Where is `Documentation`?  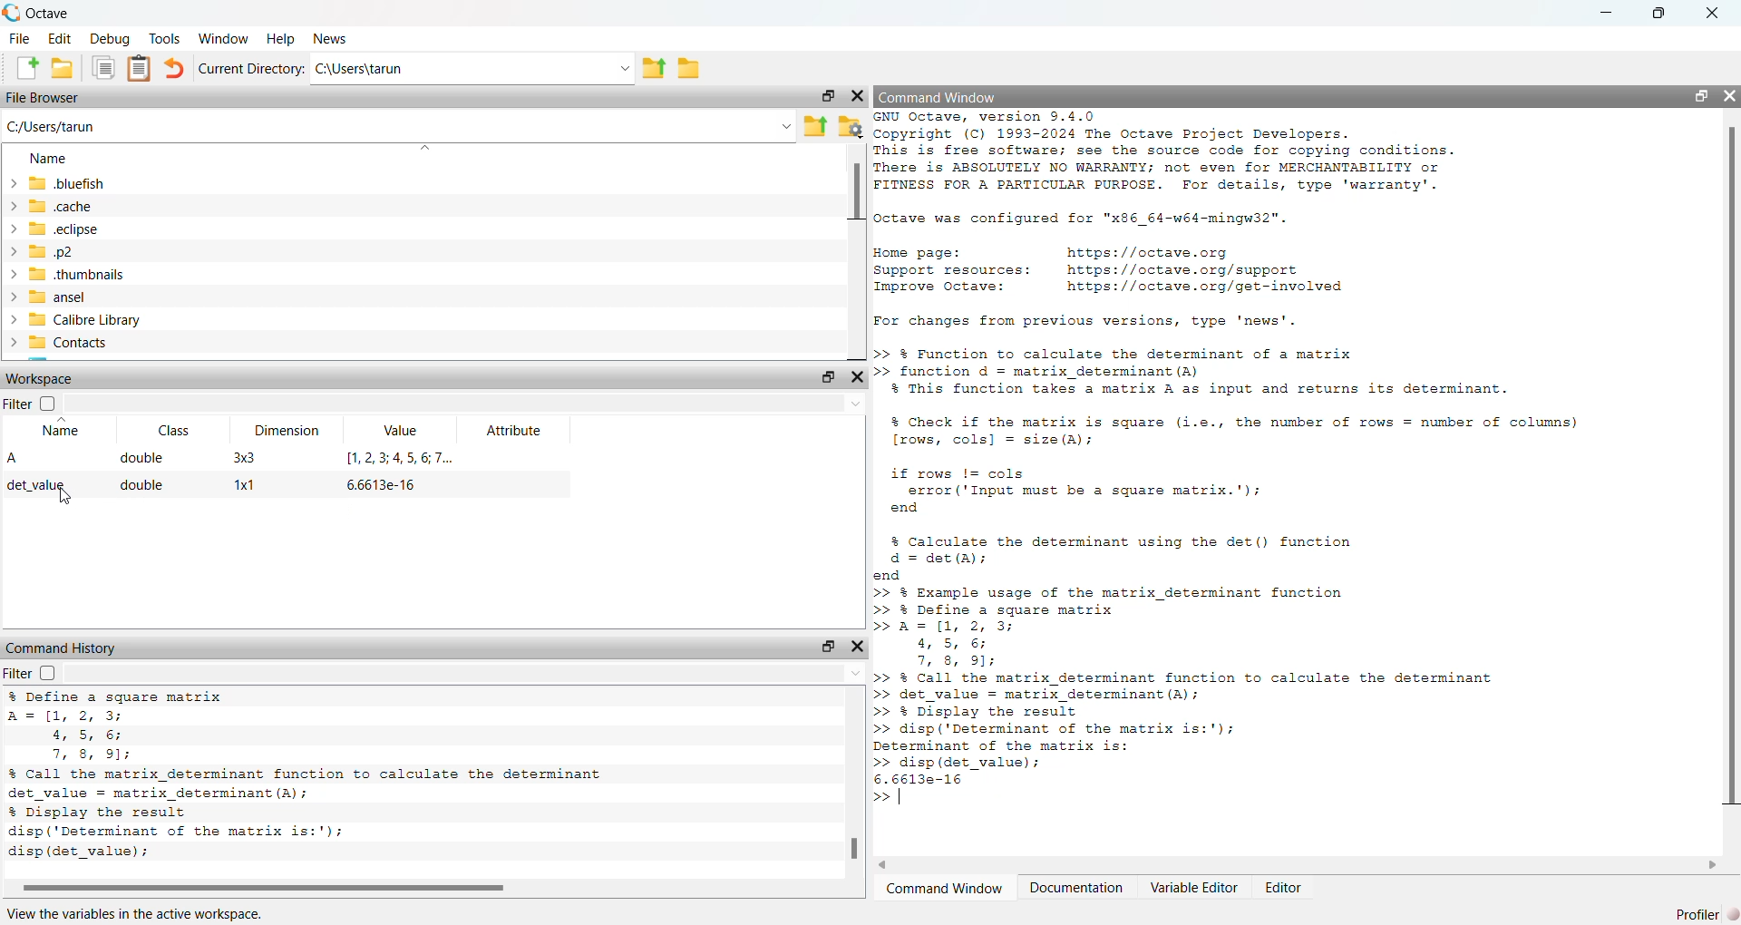 Documentation is located at coordinates (1076, 887).